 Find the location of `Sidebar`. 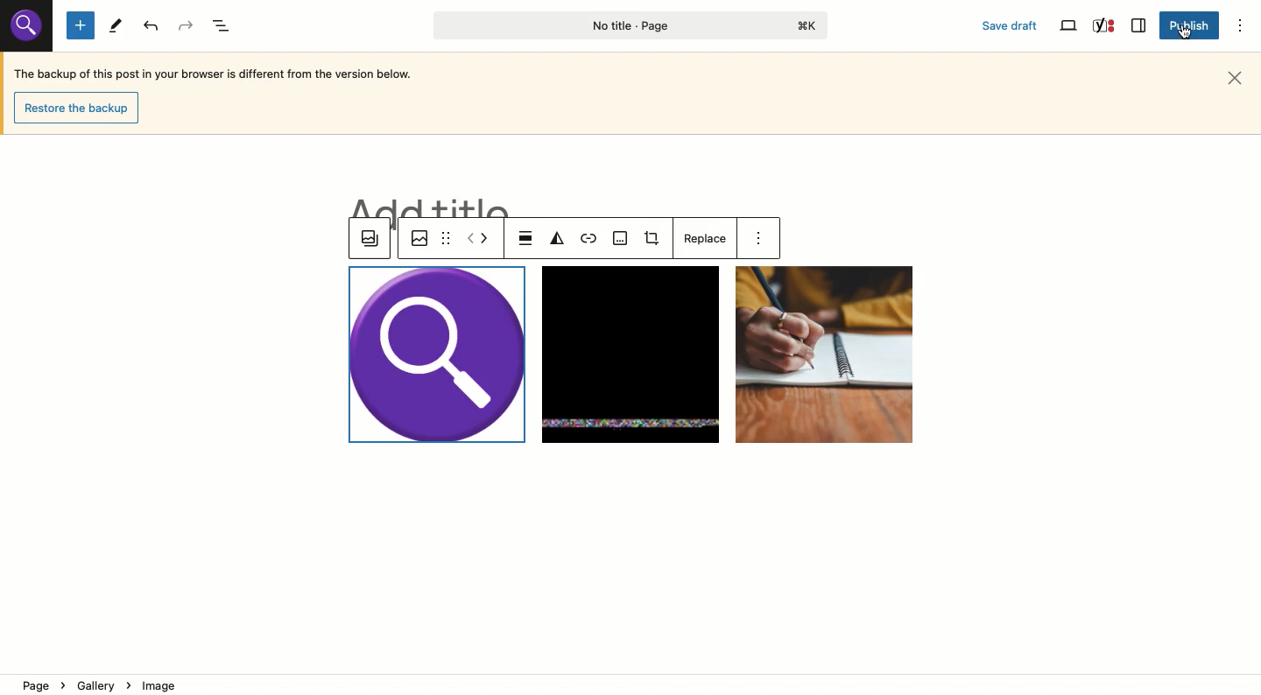

Sidebar is located at coordinates (1138, 26).